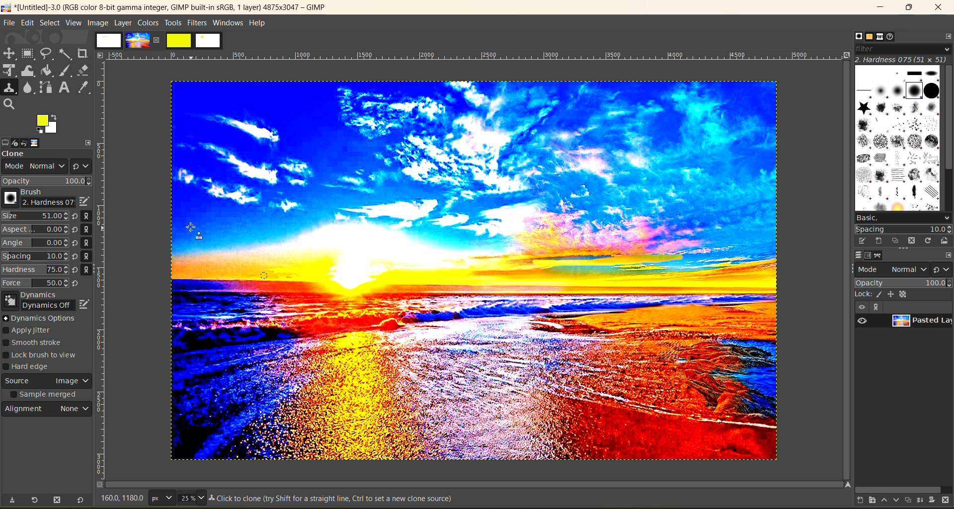  Describe the element at coordinates (100, 55) in the screenshot. I see `` at that location.